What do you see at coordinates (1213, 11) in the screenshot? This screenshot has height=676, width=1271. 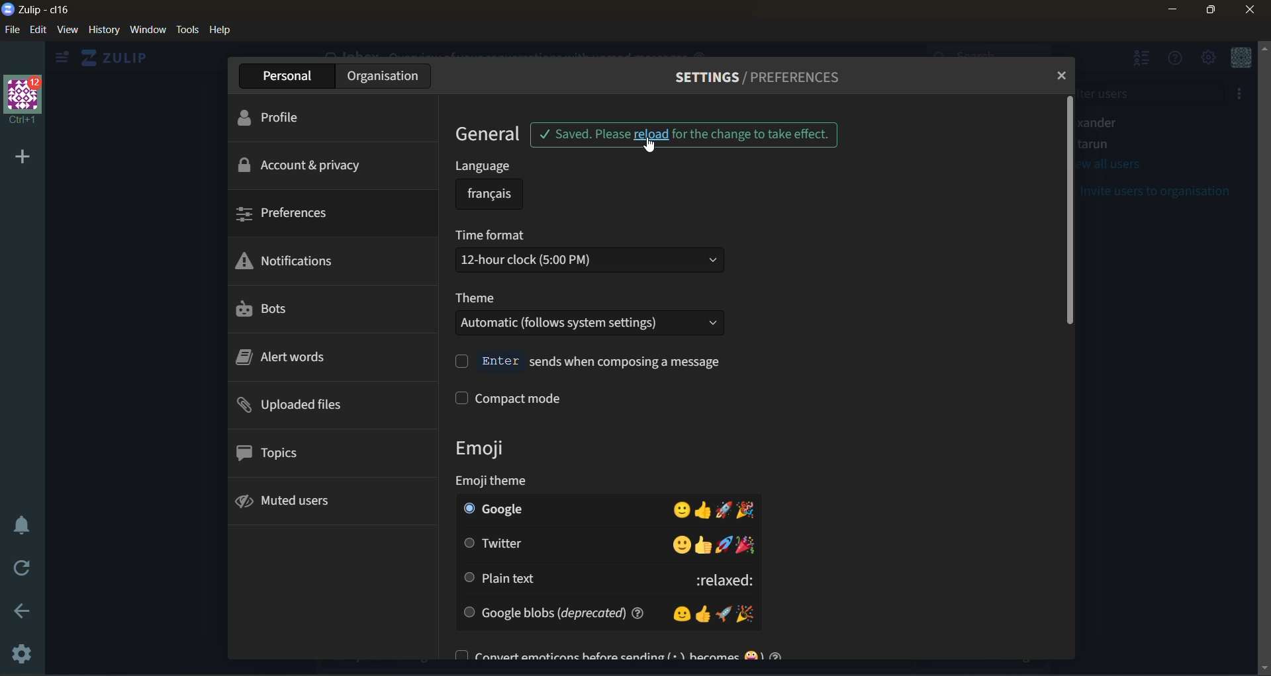 I see `maximize` at bounding box center [1213, 11].